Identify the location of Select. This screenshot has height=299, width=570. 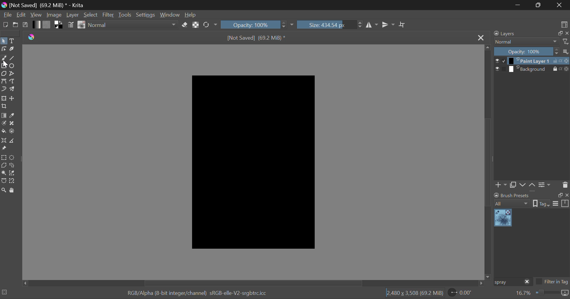
(4, 41).